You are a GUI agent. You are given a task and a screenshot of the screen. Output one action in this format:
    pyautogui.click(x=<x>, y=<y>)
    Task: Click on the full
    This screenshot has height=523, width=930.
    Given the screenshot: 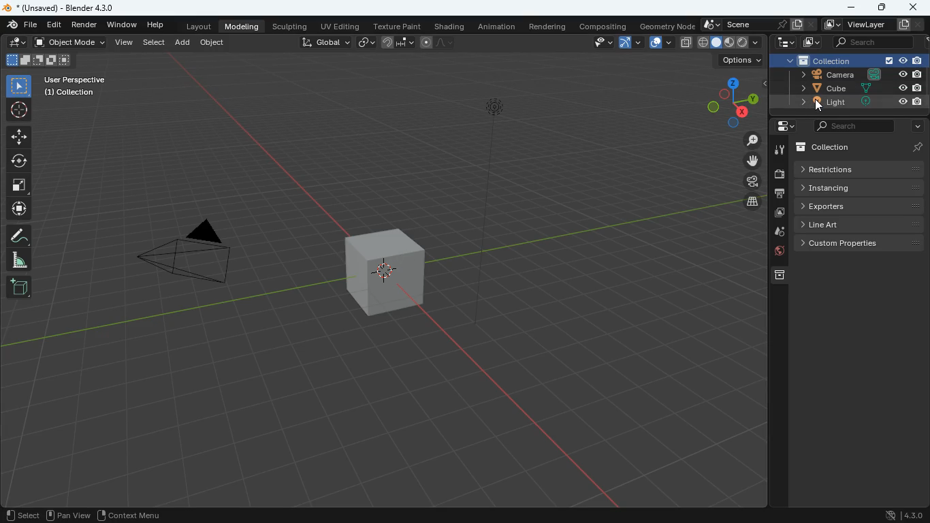 What is the action you would take?
    pyautogui.click(x=715, y=43)
    